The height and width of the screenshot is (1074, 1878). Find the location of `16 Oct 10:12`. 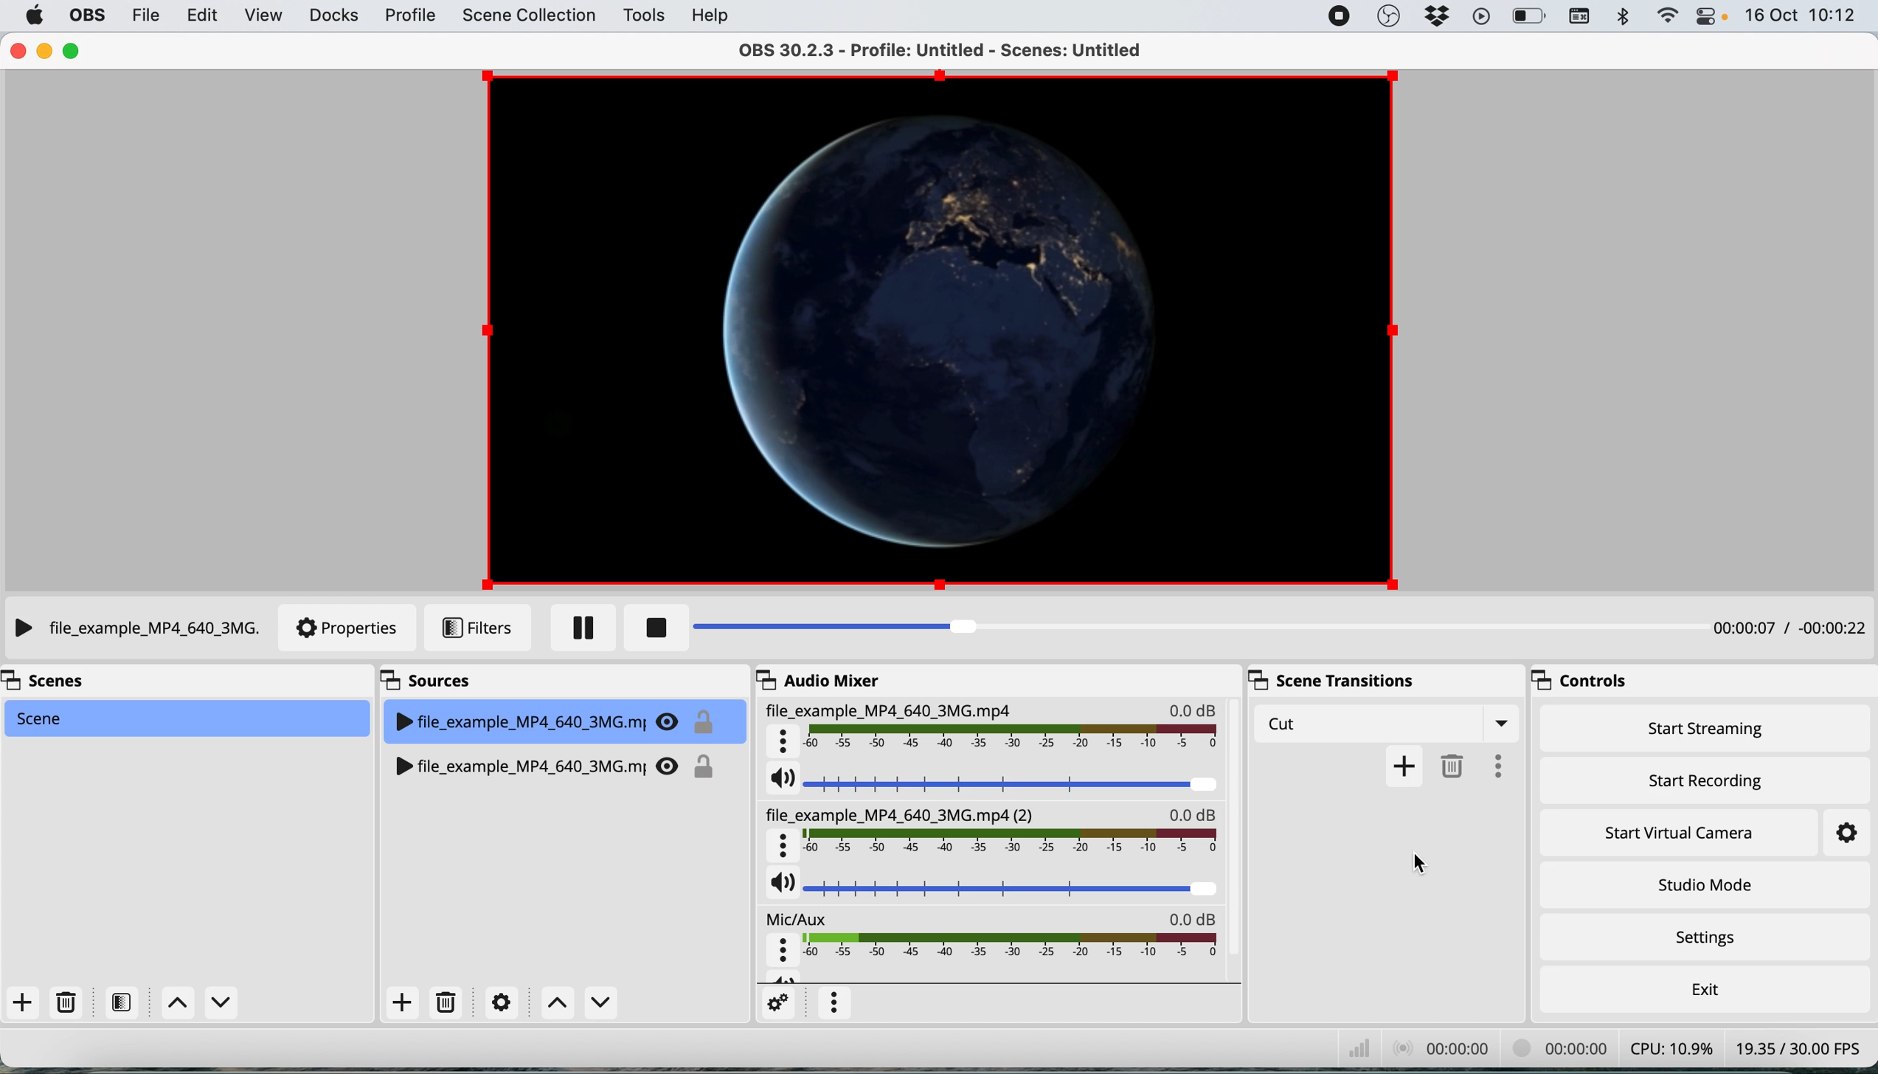

16 Oct 10:12 is located at coordinates (1803, 15).